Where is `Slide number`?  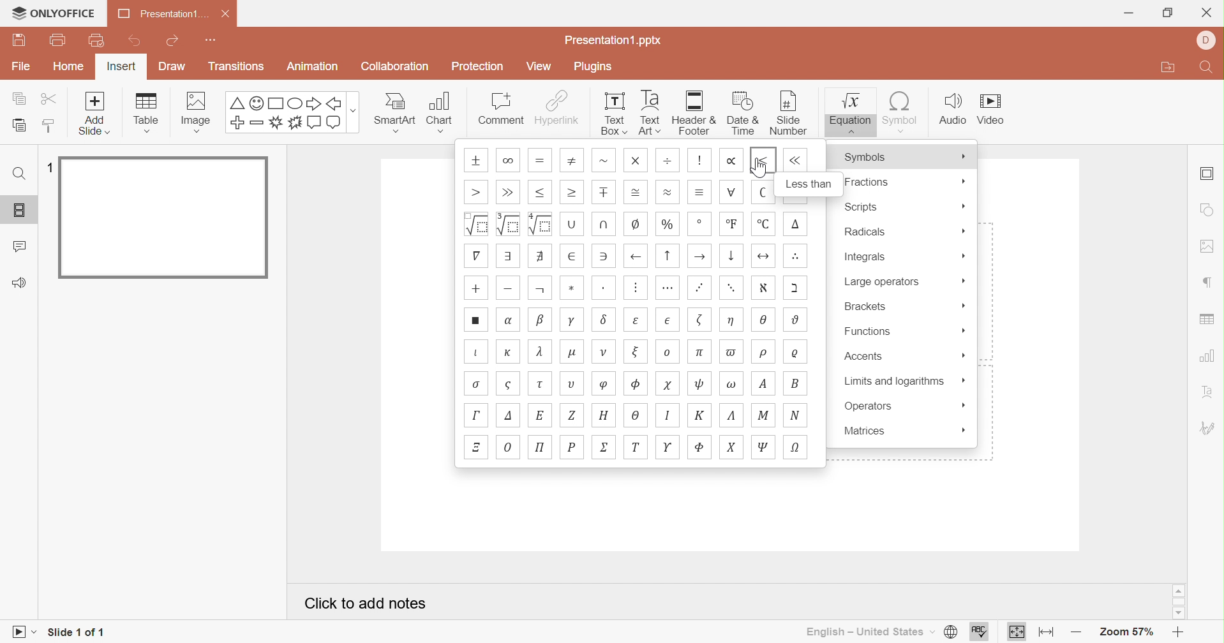
Slide number is located at coordinates (791, 112).